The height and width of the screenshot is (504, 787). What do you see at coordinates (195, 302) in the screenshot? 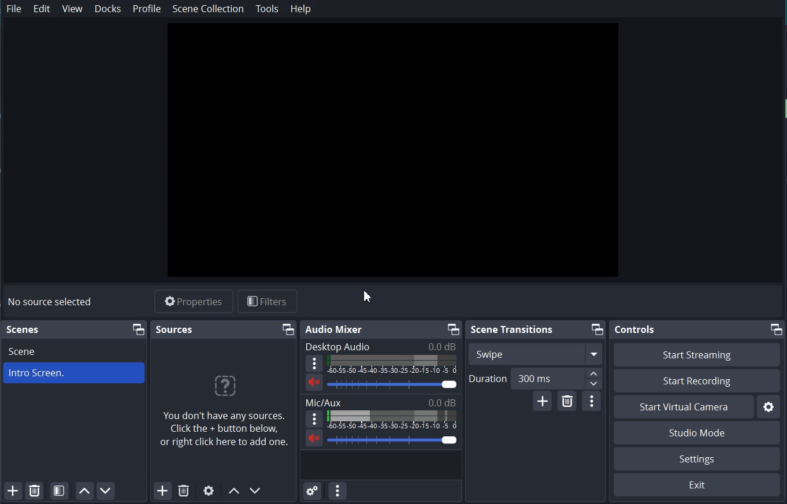
I see `Properties` at bounding box center [195, 302].